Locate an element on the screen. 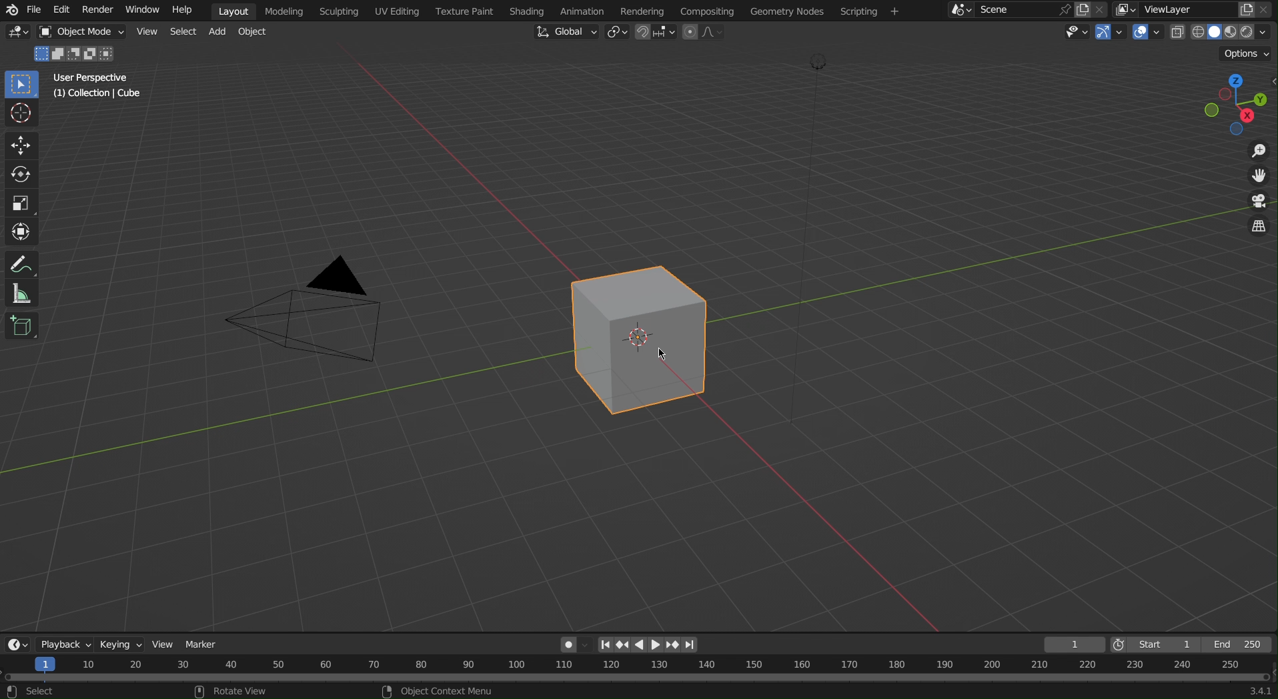 This screenshot has width=1278, height=699. copy layer is located at coordinates (1242, 9).